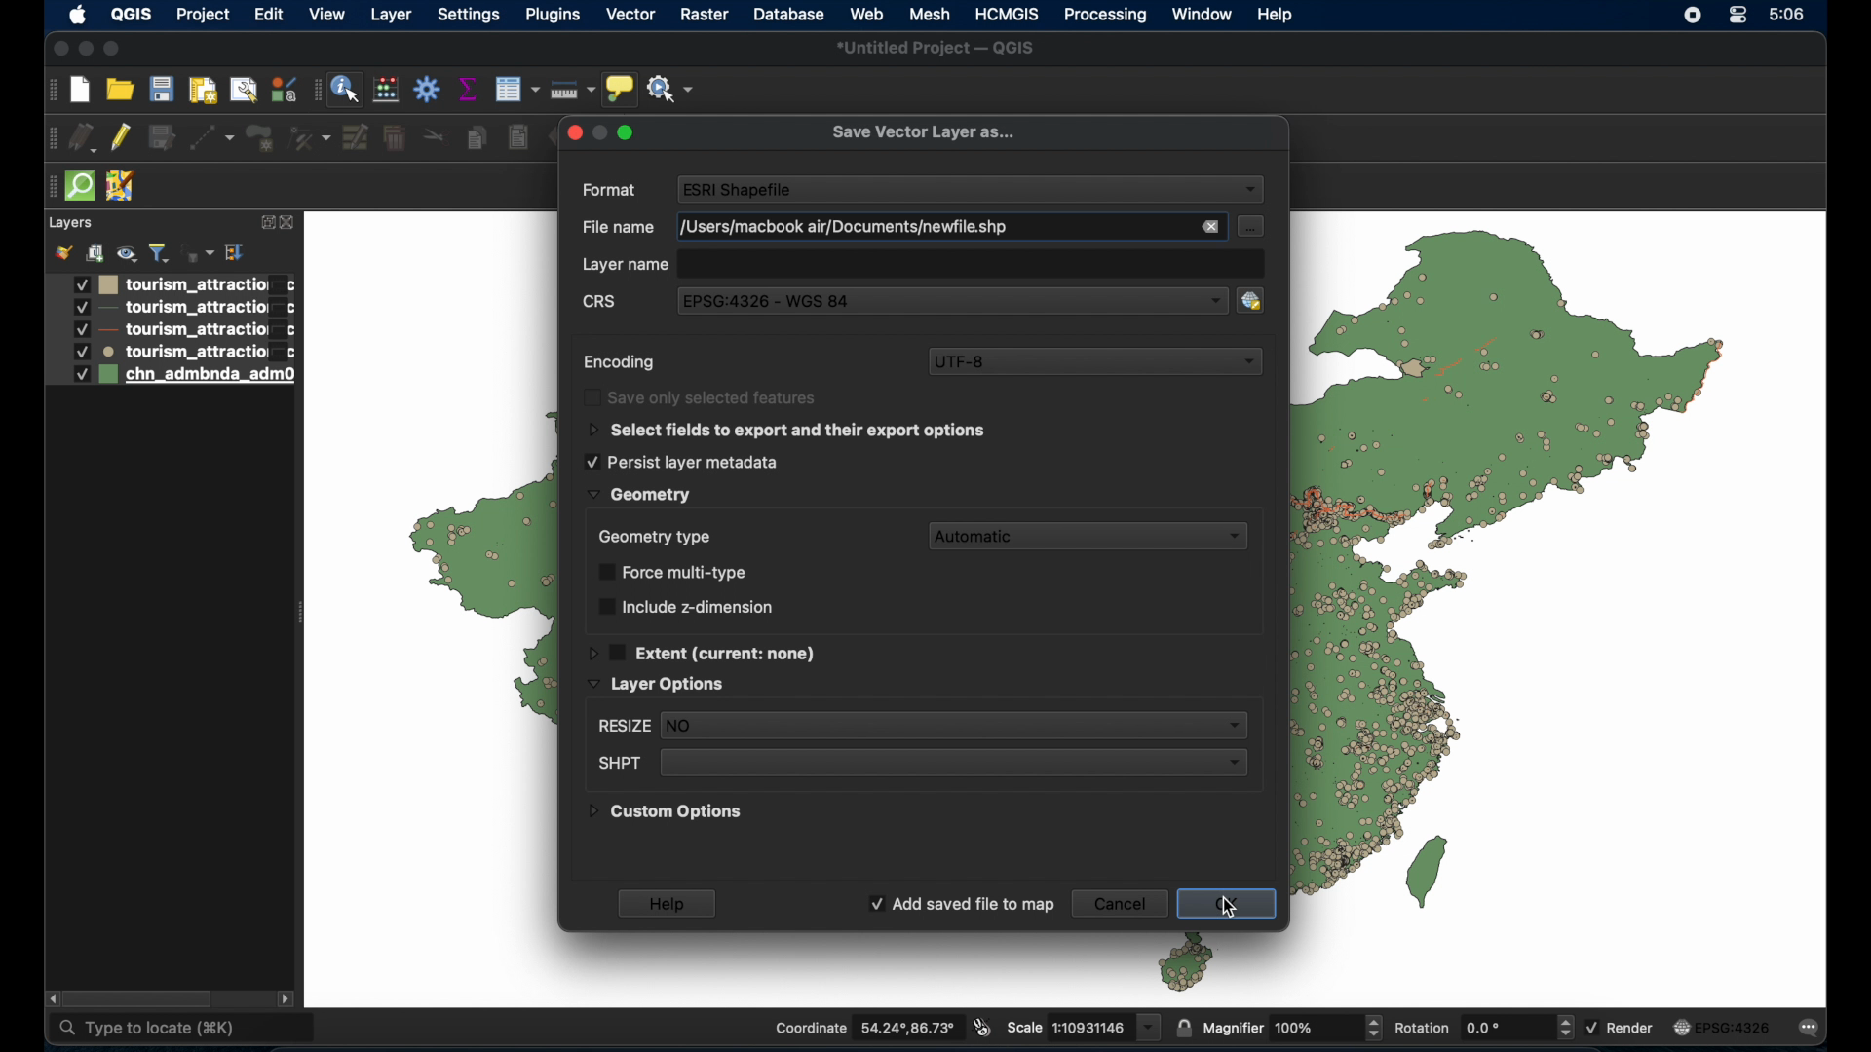 The image size is (1871, 1052). Describe the element at coordinates (200, 15) in the screenshot. I see `project` at that location.